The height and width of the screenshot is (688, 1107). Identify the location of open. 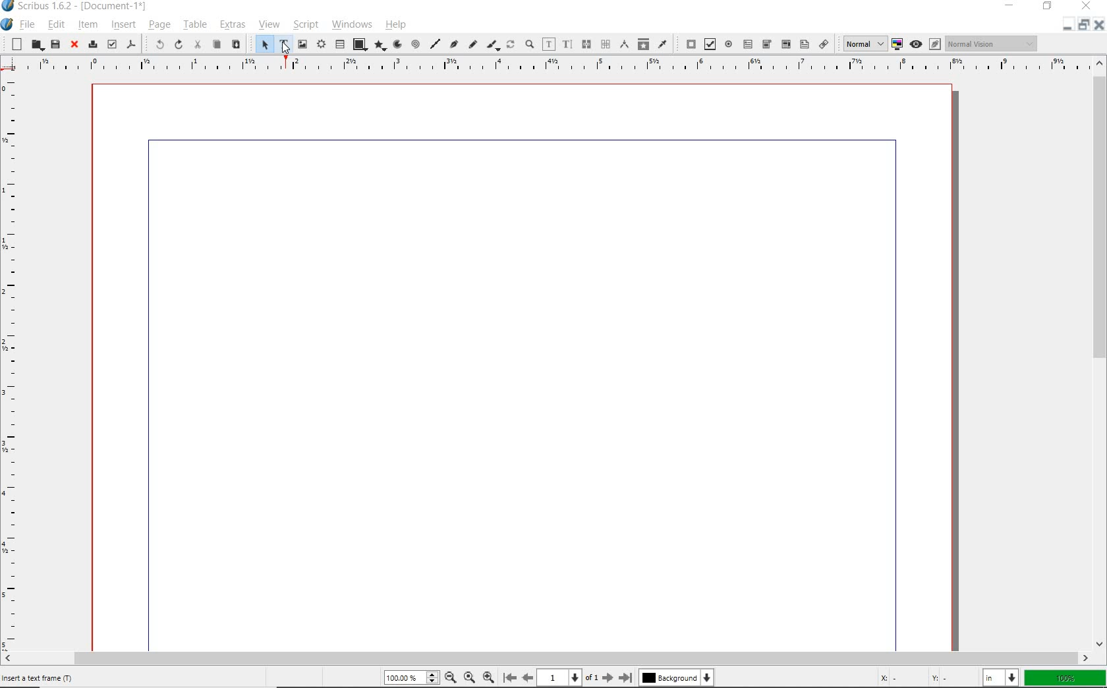
(36, 45).